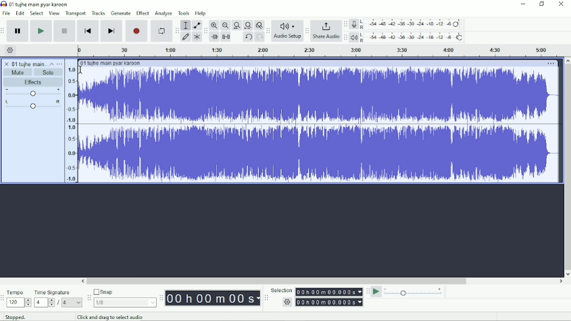  What do you see at coordinates (124, 291) in the screenshot?
I see `Snap` at bounding box center [124, 291].